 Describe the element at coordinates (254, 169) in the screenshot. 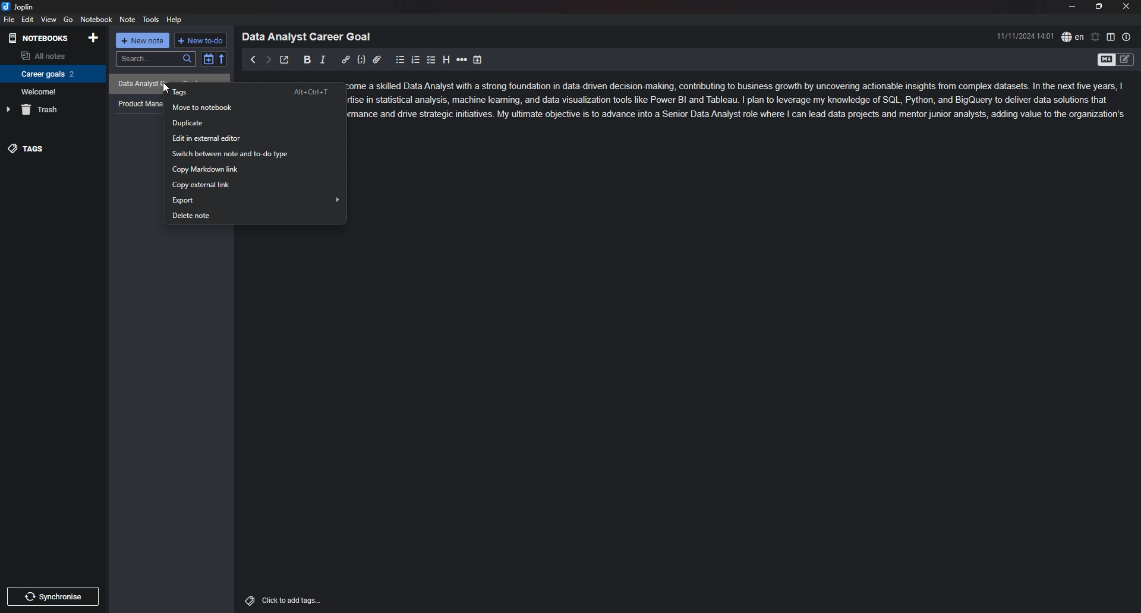

I see `copy markdown link` at that location.